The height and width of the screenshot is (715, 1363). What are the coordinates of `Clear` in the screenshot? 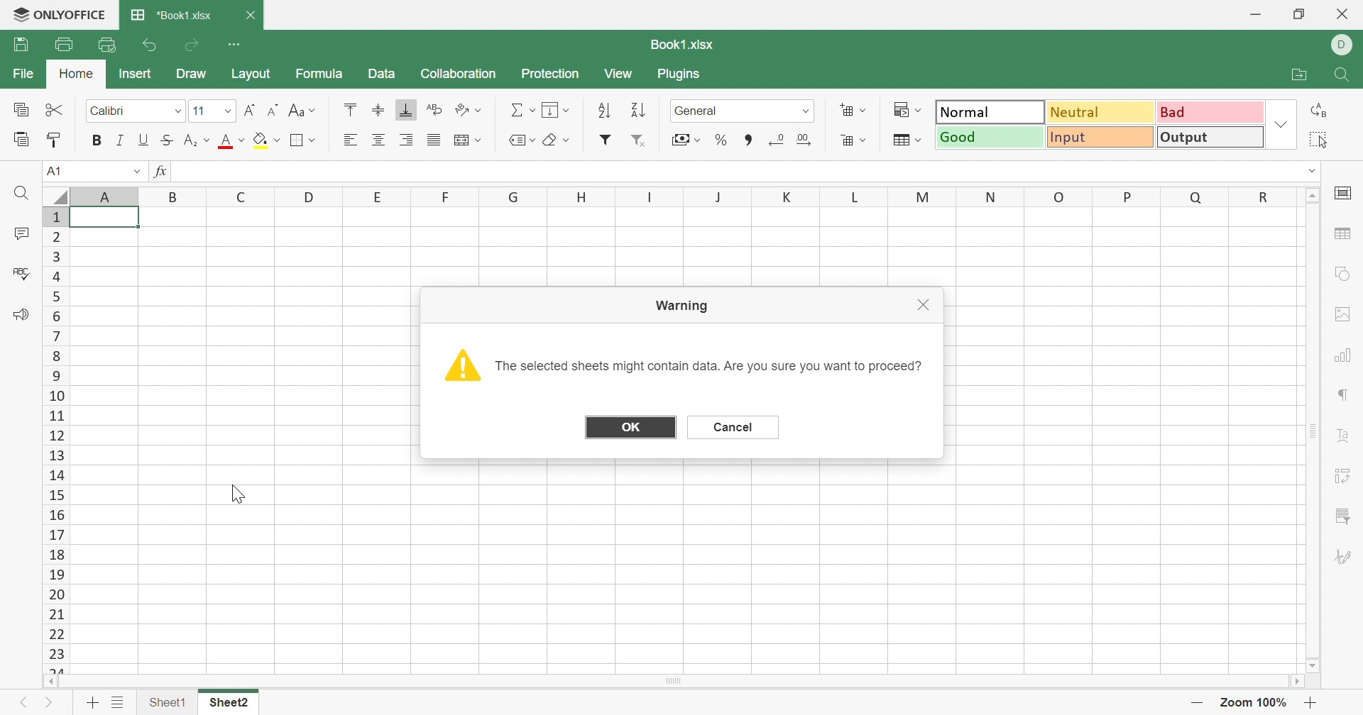 It's located at (552, 141).